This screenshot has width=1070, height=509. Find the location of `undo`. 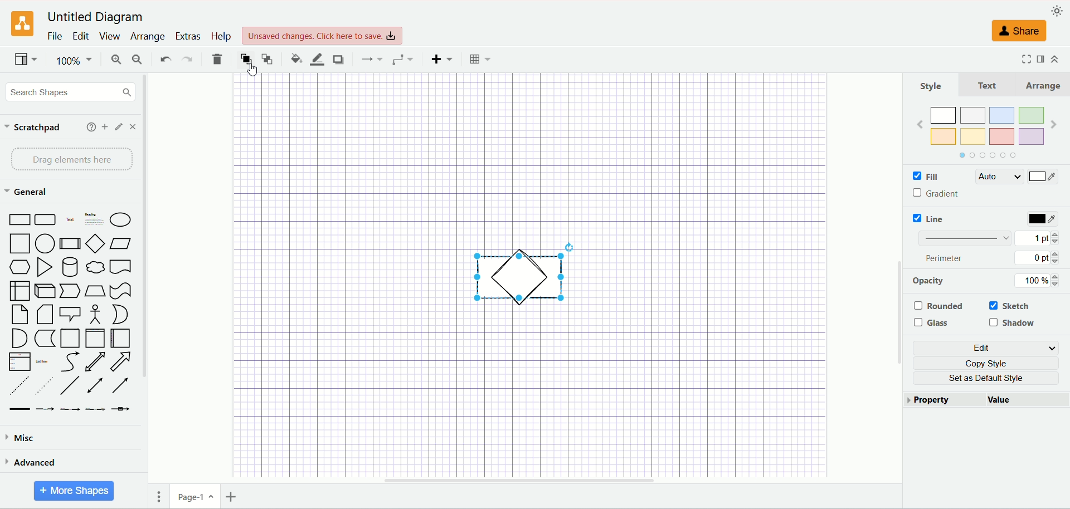

undo is located at coordinates (164, 60).